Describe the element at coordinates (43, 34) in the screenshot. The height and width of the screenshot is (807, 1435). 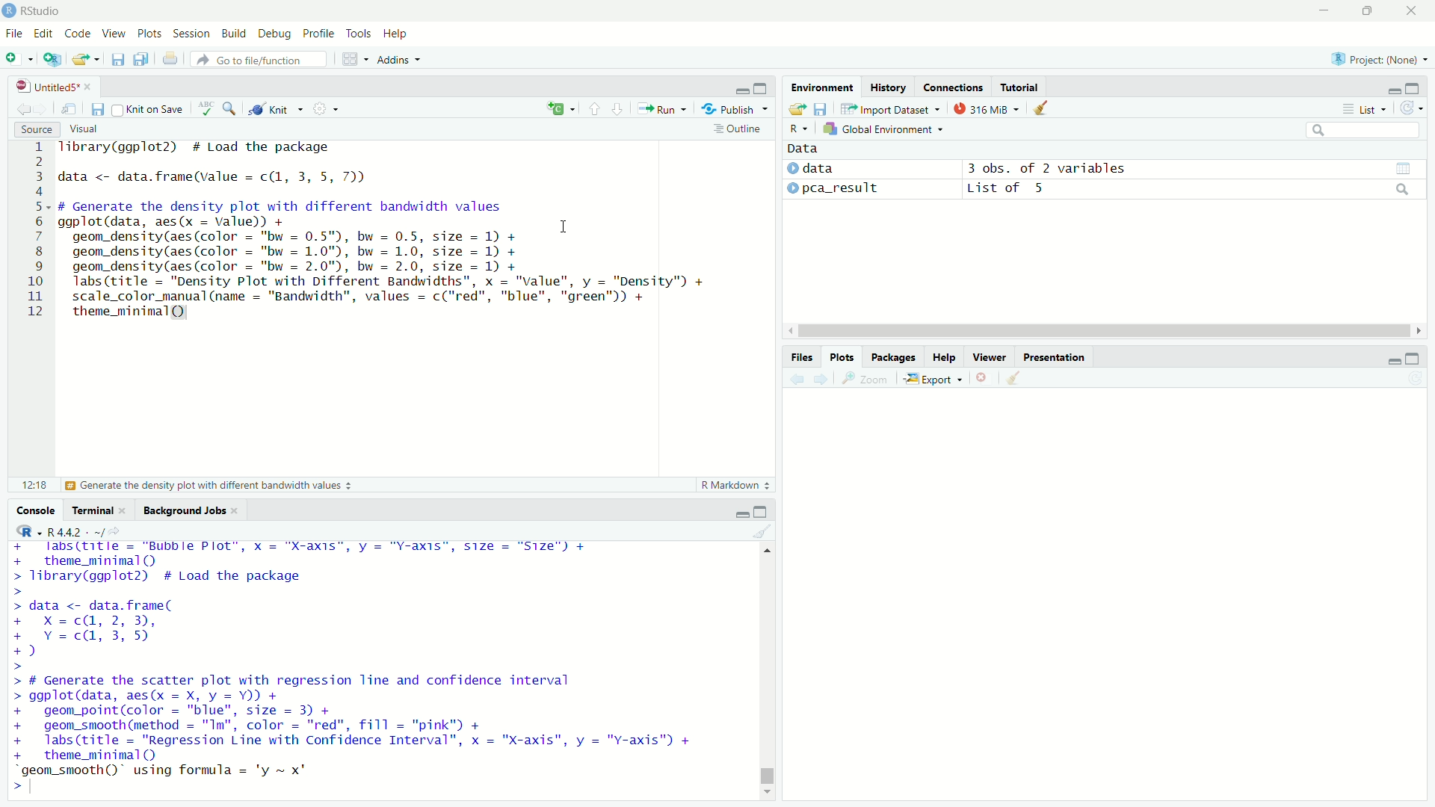
I see `Edit` at that location.